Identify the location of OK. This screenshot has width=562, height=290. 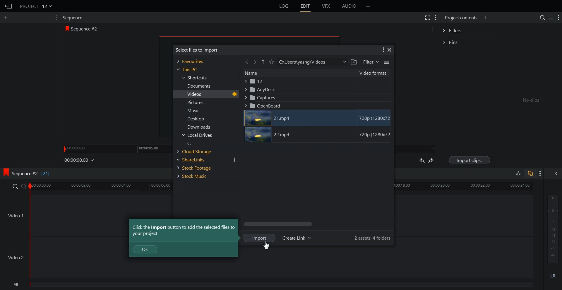
(145, 249).